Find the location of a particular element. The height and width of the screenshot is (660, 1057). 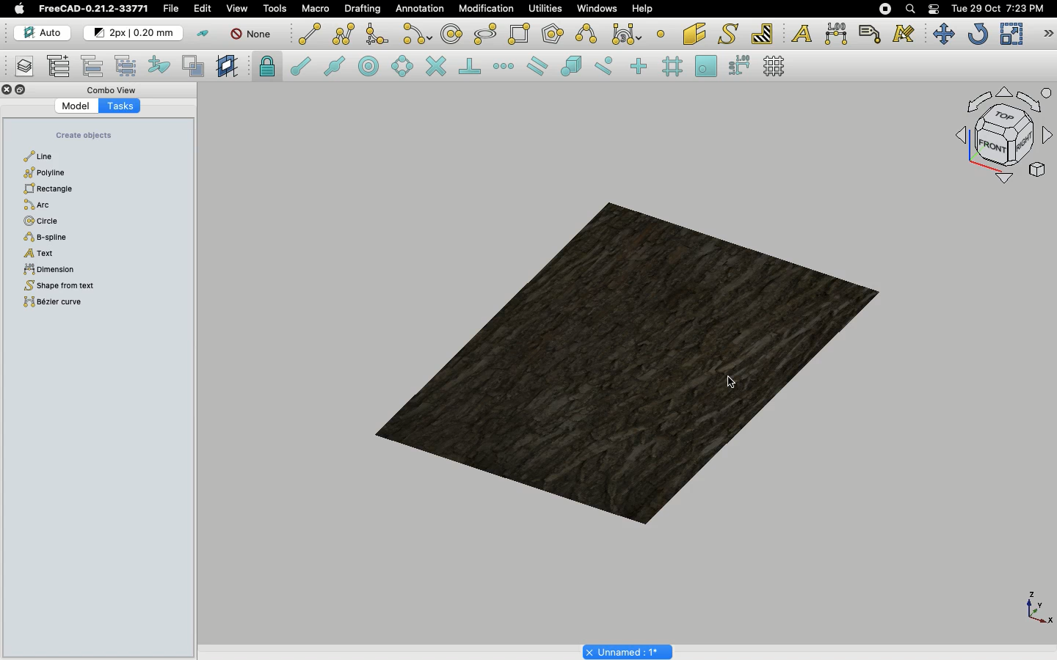

Arc tools is located at coordinates (415, 34).